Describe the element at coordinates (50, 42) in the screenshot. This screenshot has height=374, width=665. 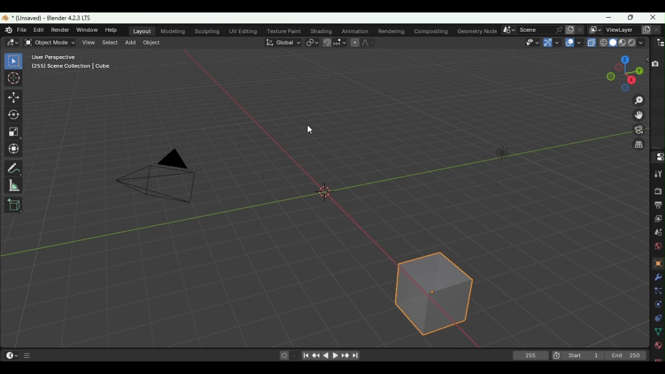
I see `Set the object interaction mode` at that location.